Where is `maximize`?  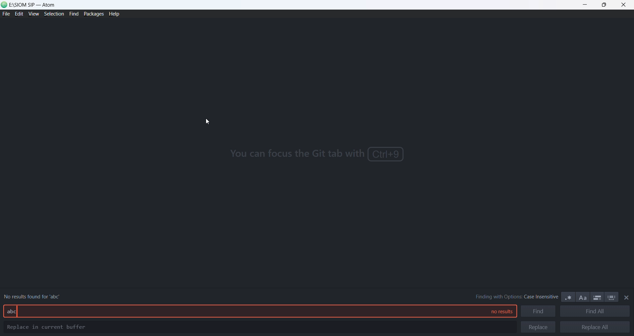
maximize is located at coordinates (604, 5).